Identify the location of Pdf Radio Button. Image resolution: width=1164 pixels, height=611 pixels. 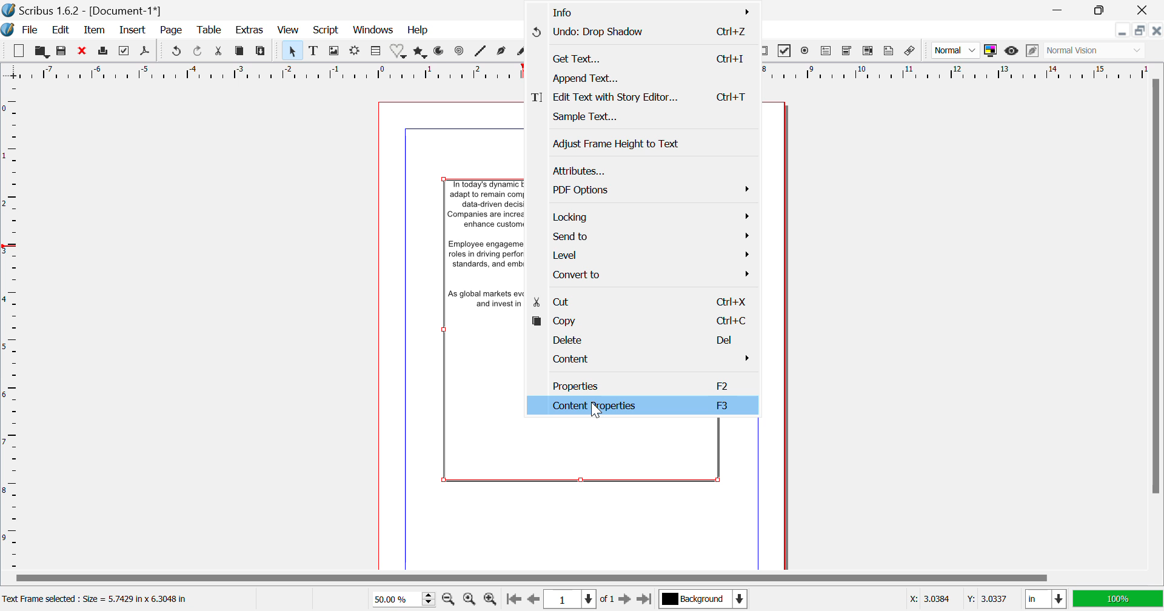
(804, 51).